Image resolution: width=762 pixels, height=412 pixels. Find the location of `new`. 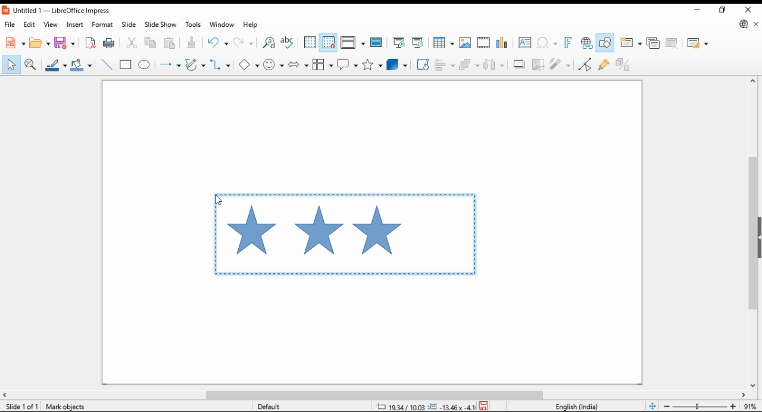

new is located at coordinates (14, 42).